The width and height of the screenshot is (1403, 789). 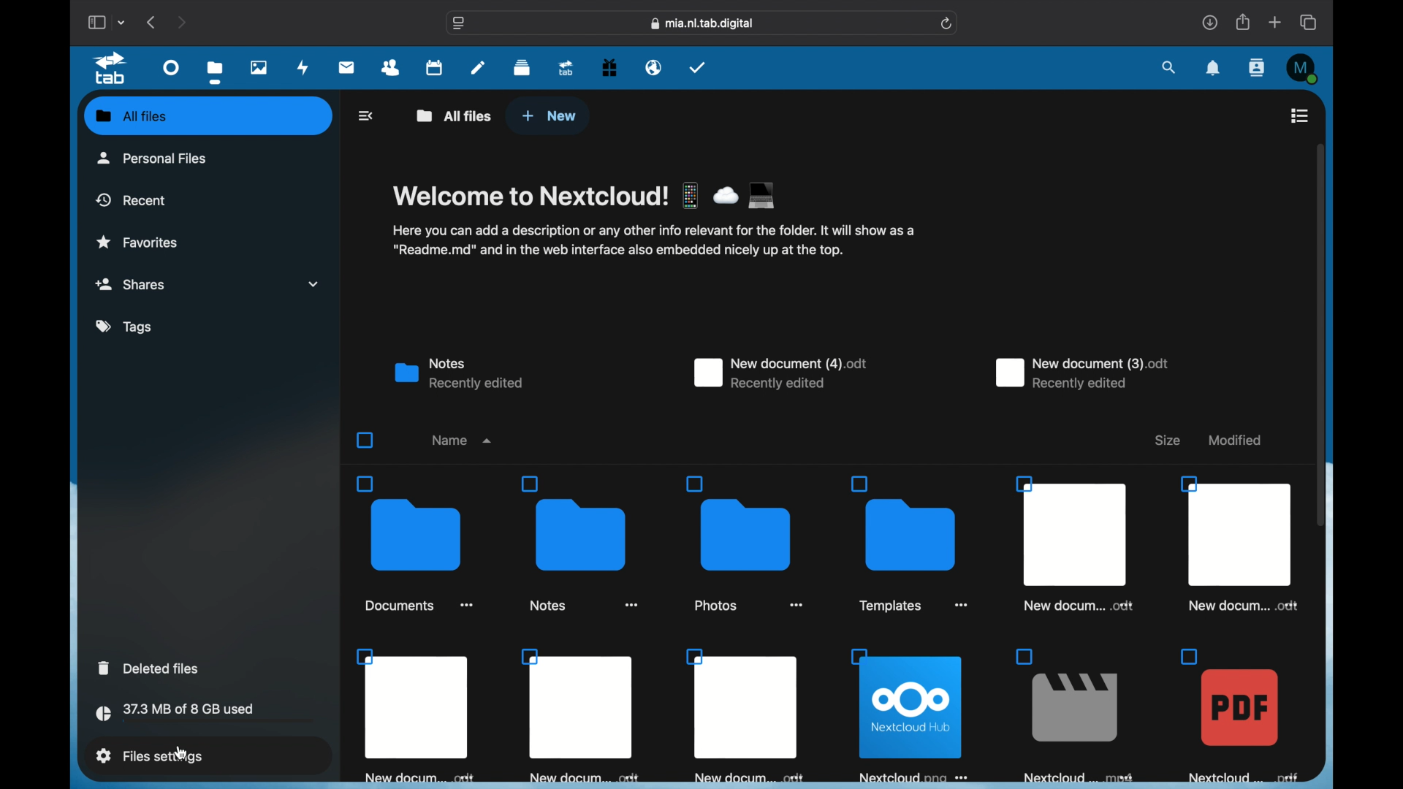 What do you see at coordinates (152, 158) in the screenshot?
I see `personal files` at bounding box center [152, 158].